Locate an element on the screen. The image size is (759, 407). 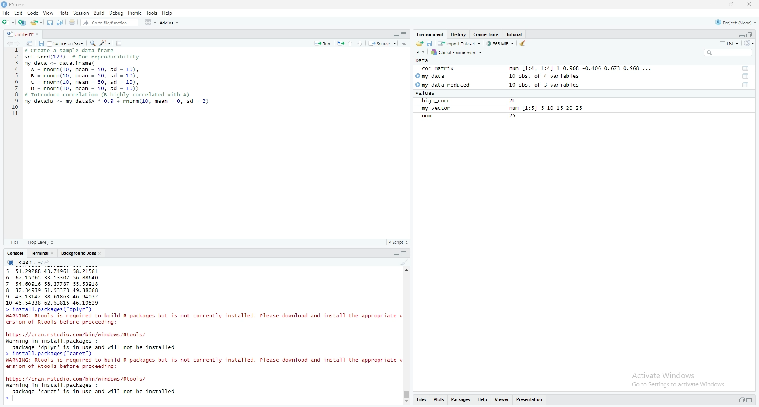
backward is located at coordinates (9, 43).